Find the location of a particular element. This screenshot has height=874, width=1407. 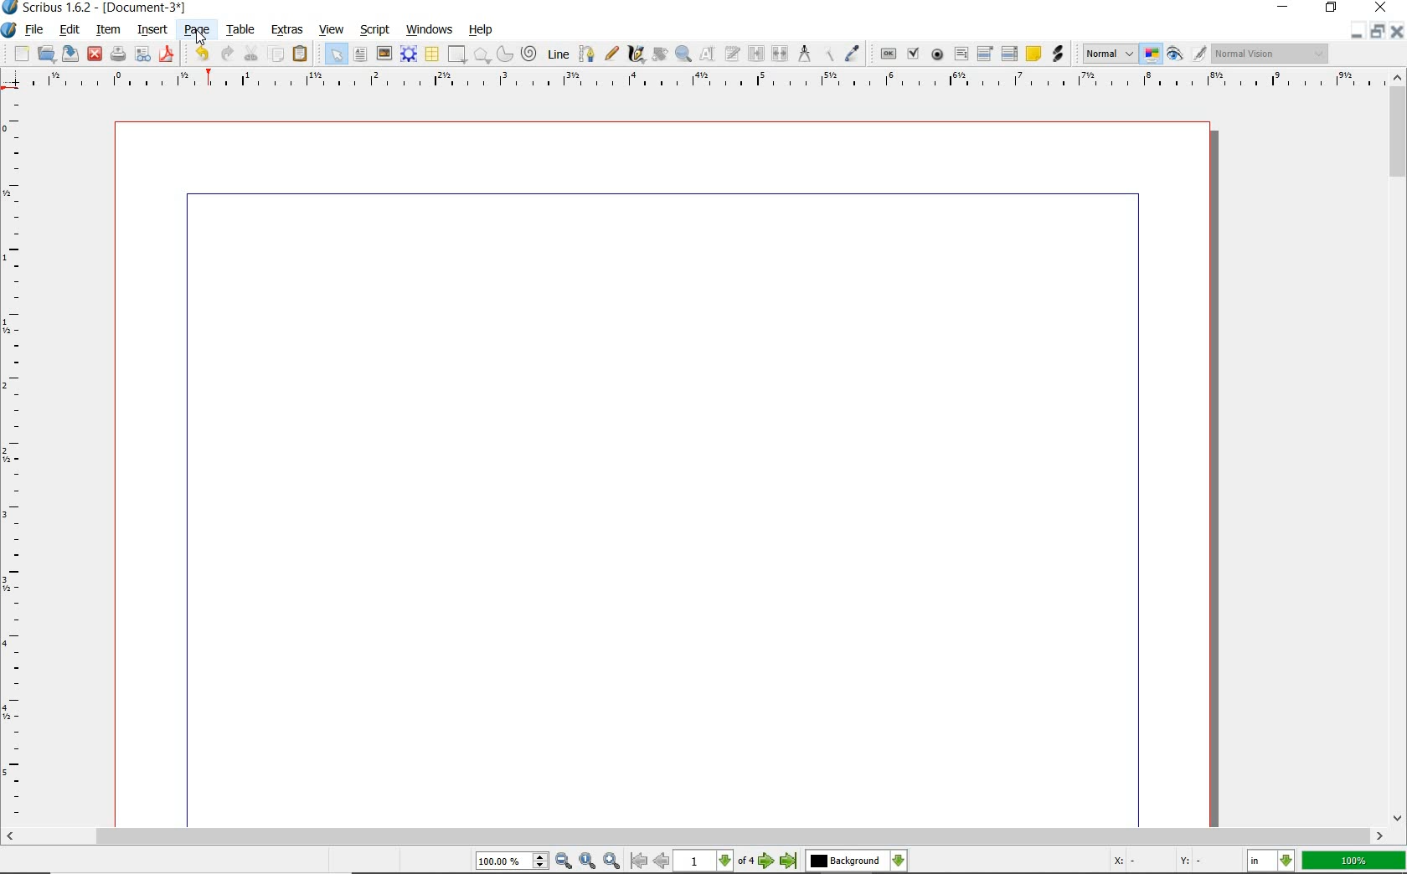

help is located at coordinates (479, 30).